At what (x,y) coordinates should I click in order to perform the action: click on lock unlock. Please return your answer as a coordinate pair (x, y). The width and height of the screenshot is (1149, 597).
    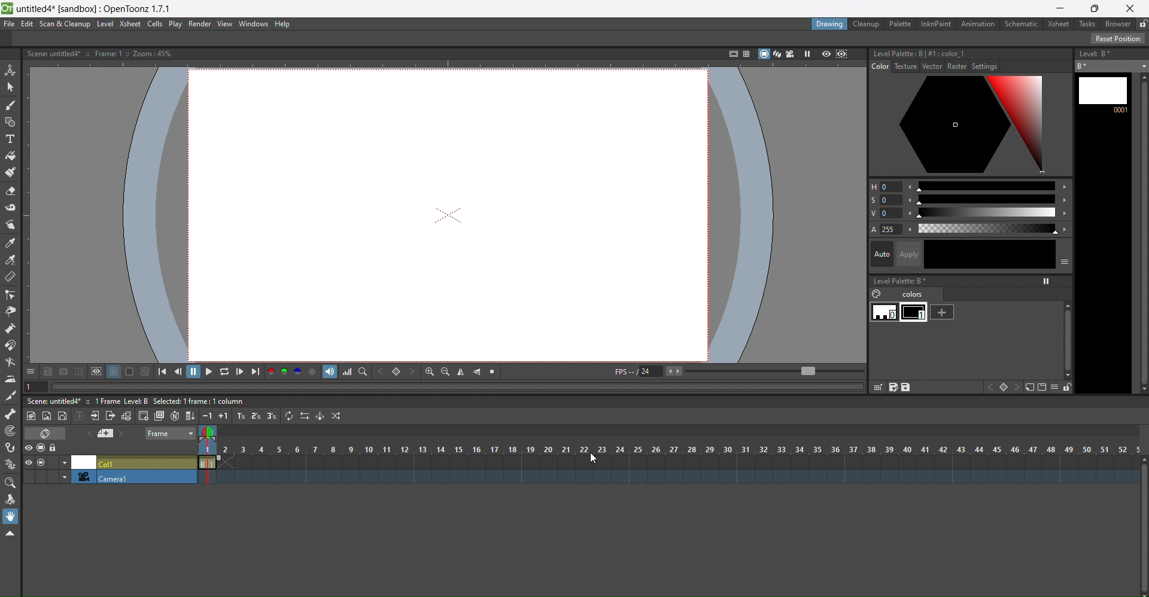
    Looking at the image, I should click on (1142, 24).